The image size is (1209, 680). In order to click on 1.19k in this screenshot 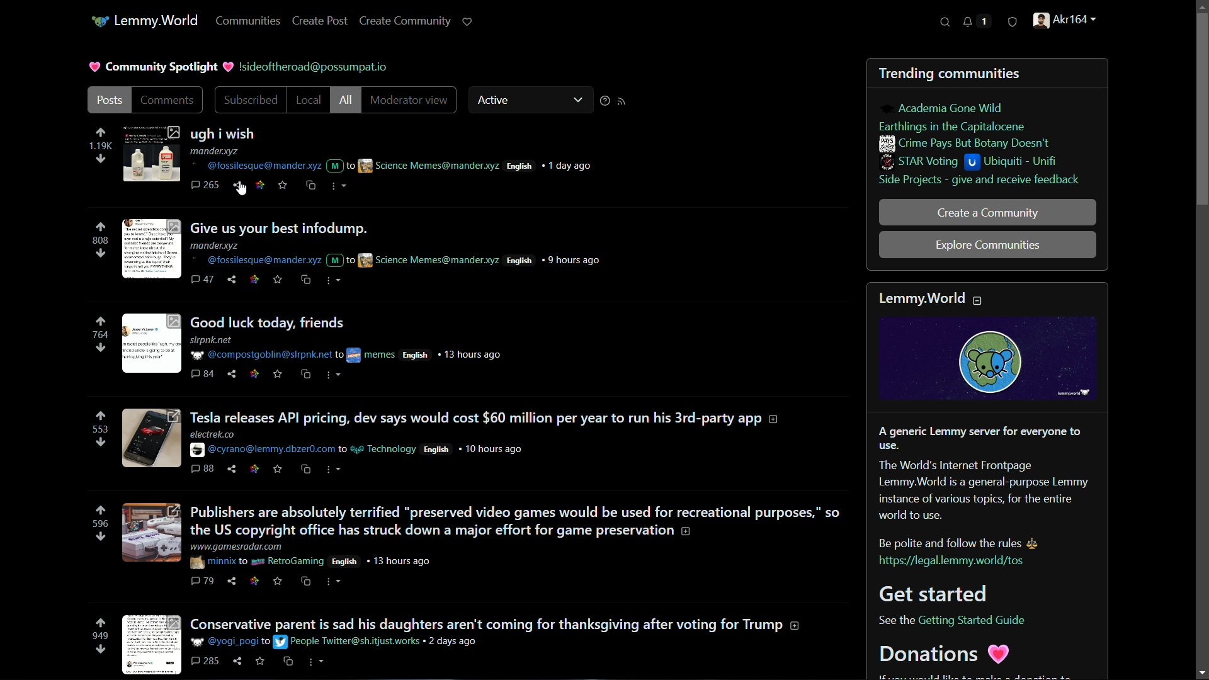, I will do `click(99, 147)`.